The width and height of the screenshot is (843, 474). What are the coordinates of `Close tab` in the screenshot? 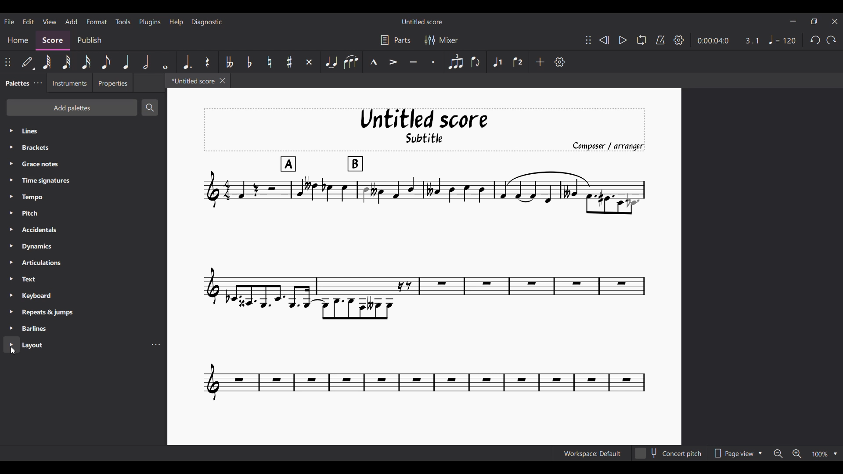 It's located at (222, 81).